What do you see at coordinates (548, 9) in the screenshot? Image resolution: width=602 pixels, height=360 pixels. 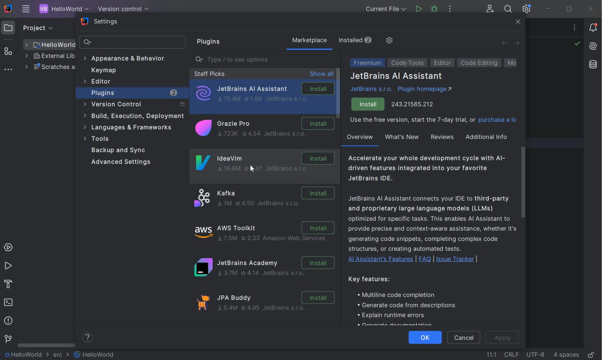 I see `minimize` at bounding box center [548, 9].